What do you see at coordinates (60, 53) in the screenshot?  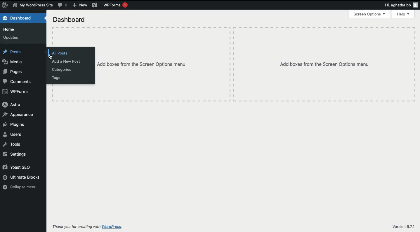 I see `All posts` at bounding box center [60, 53].